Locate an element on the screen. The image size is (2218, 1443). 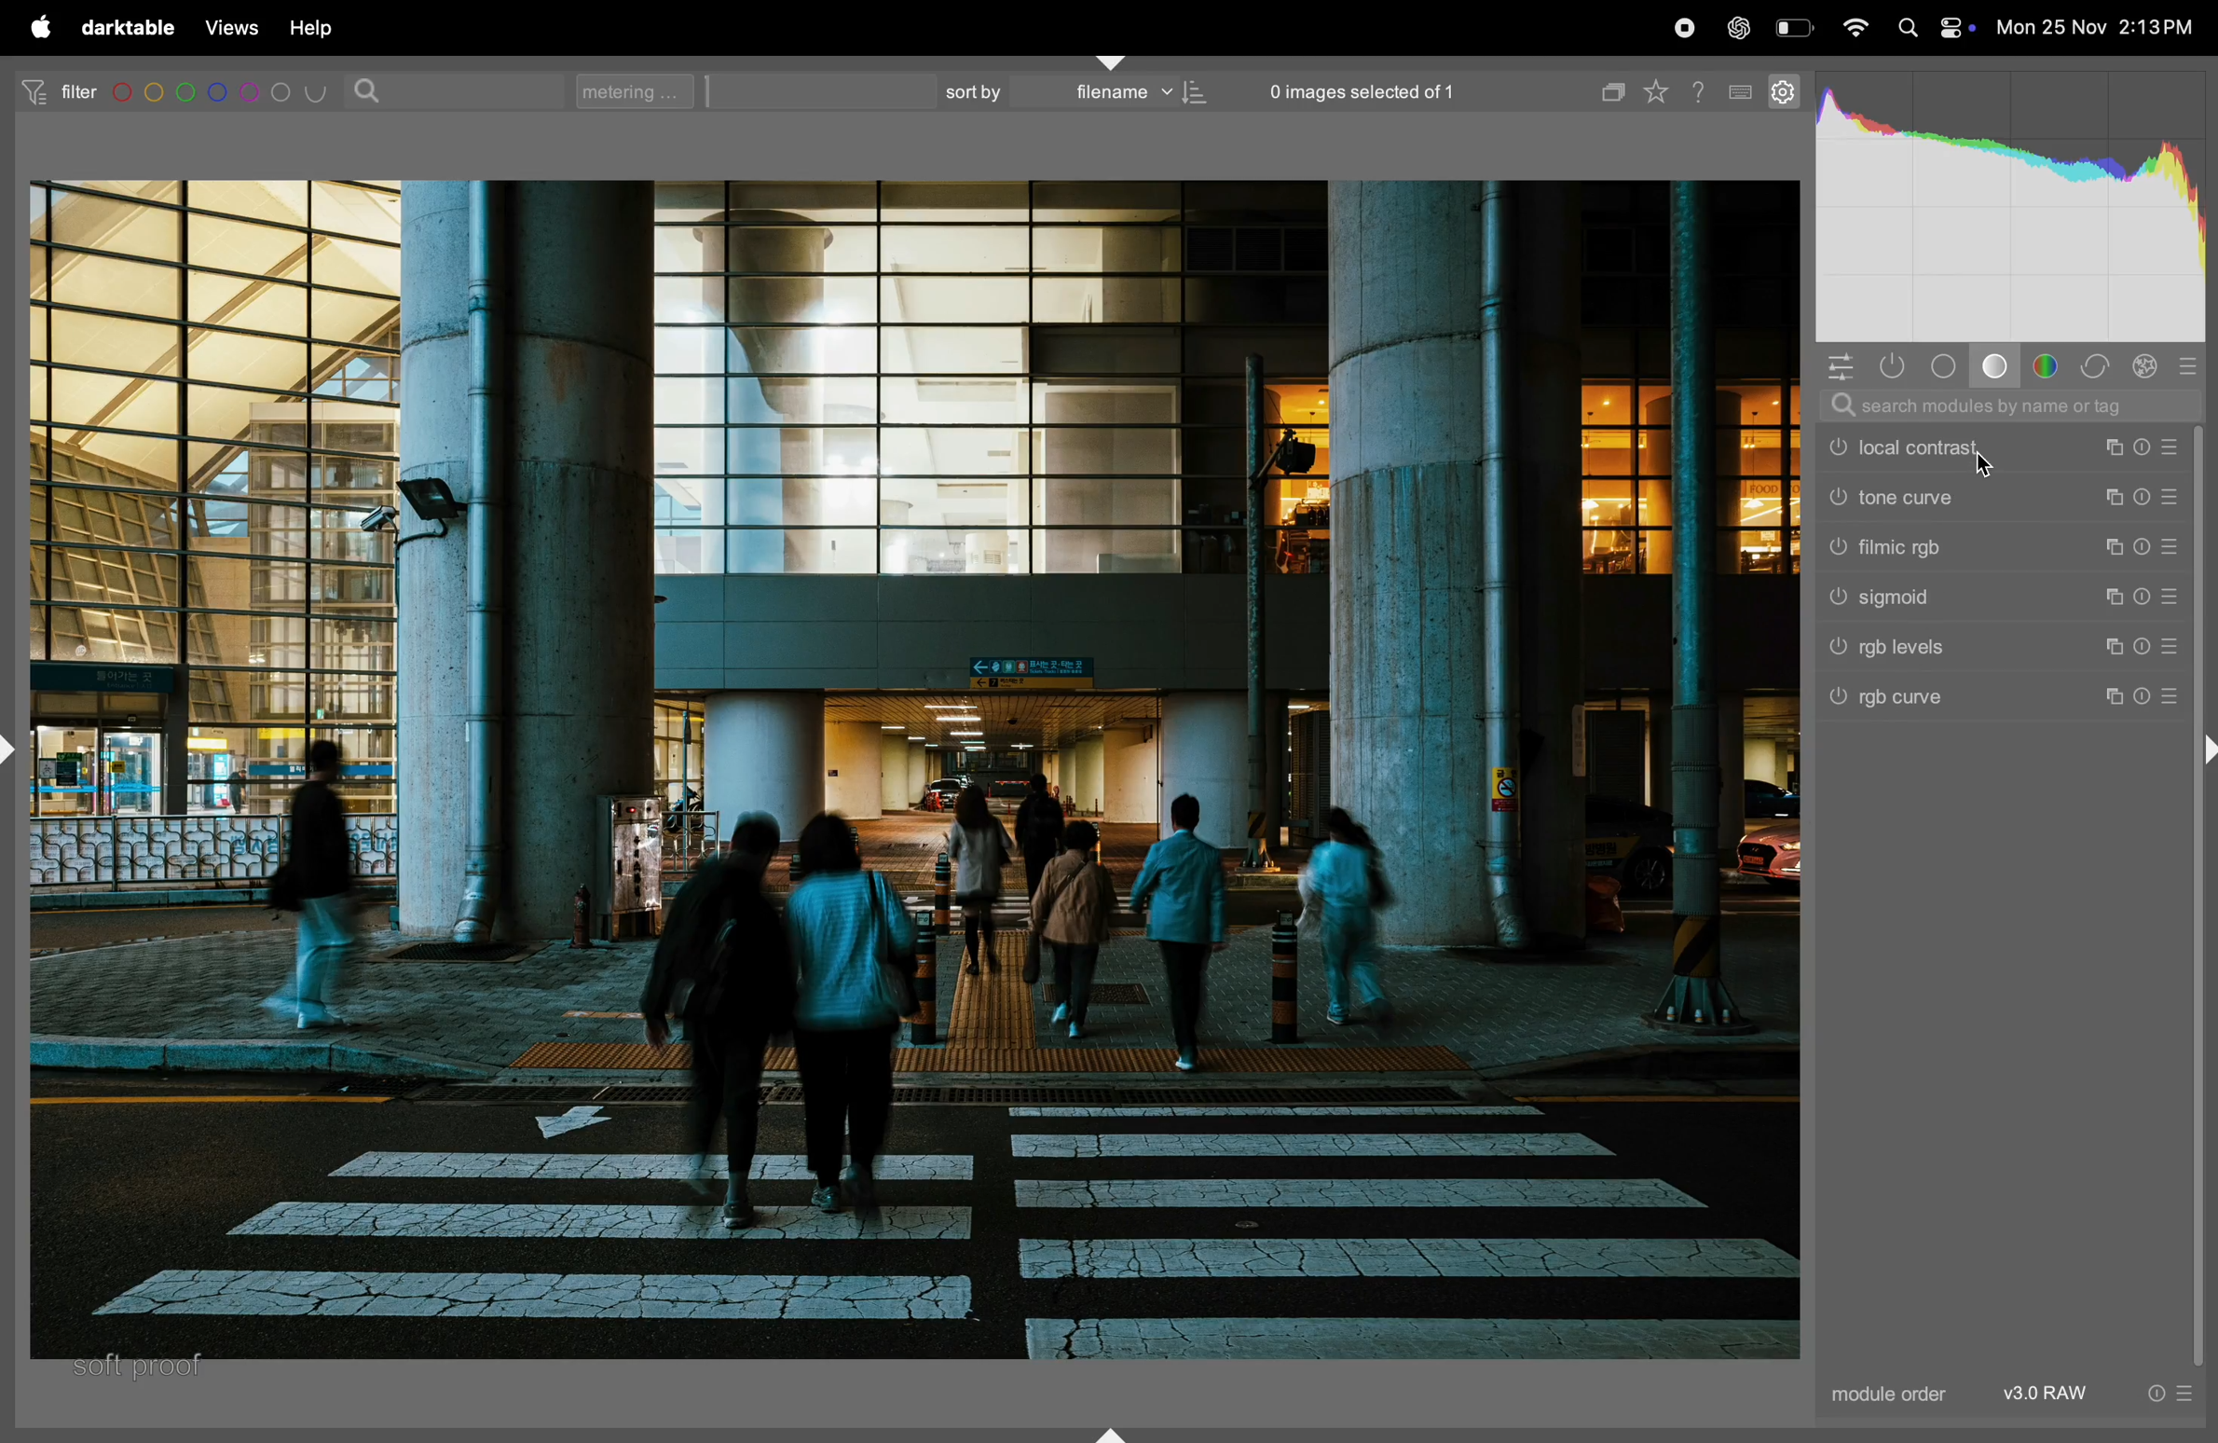
views is located at coordinates (227, 28).